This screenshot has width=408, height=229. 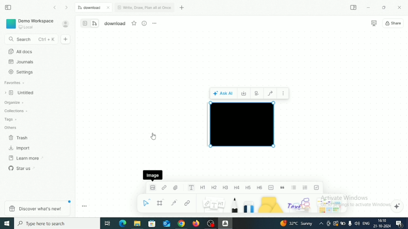 I want to click on Numbered list, so click(x=306, y=188).